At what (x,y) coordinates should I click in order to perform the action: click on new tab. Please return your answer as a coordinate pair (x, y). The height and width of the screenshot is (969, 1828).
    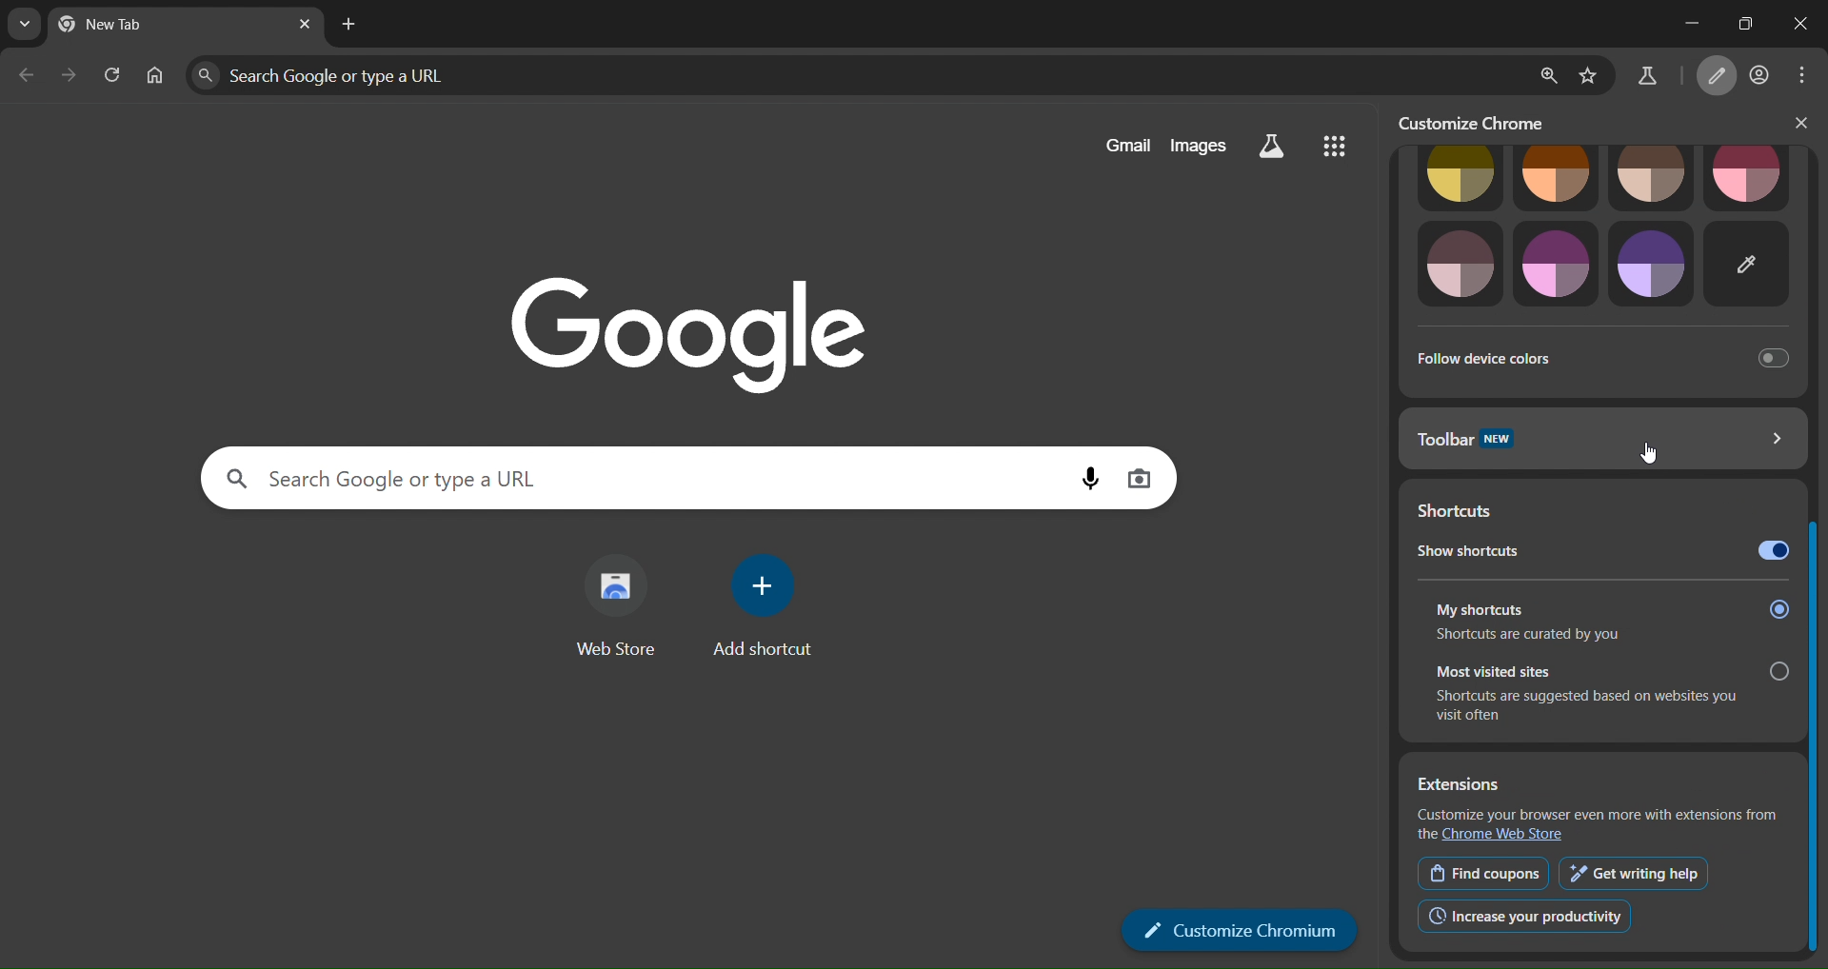
    Looking at the image, I should click on (349, 23).